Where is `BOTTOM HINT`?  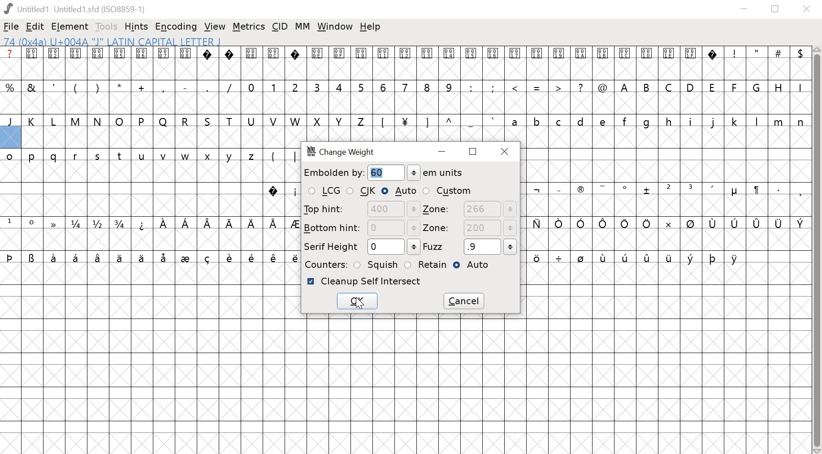 BOTTOM HINT is located at coordinates (361, 227).